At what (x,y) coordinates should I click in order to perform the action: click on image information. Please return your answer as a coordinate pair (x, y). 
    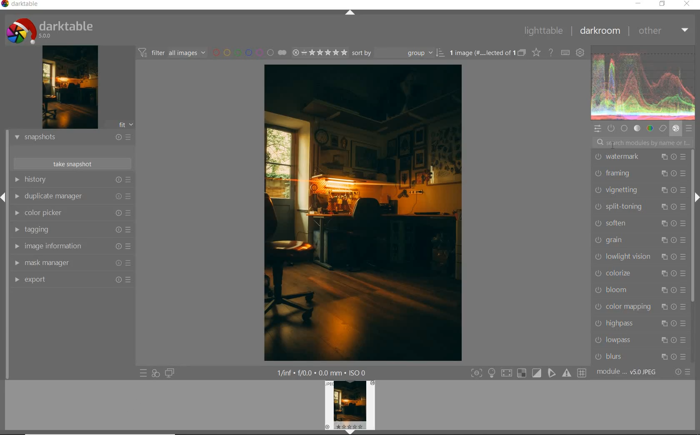
    Looking at the image, I should click on (71, 246).